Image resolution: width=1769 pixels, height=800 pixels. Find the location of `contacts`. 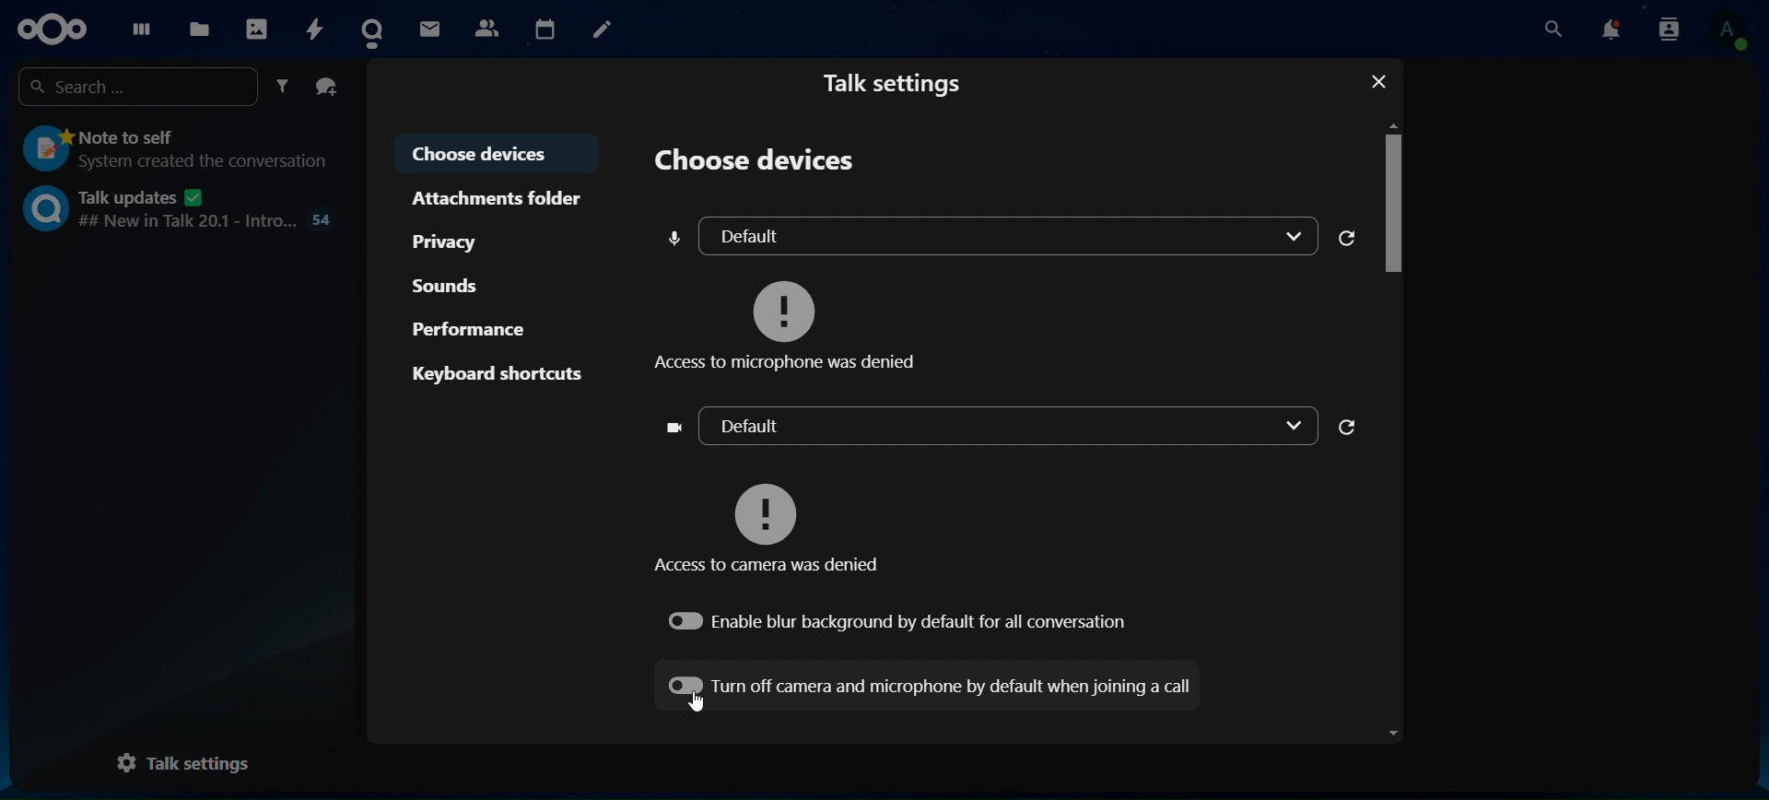

contacts is located at coordinates (487, 27).